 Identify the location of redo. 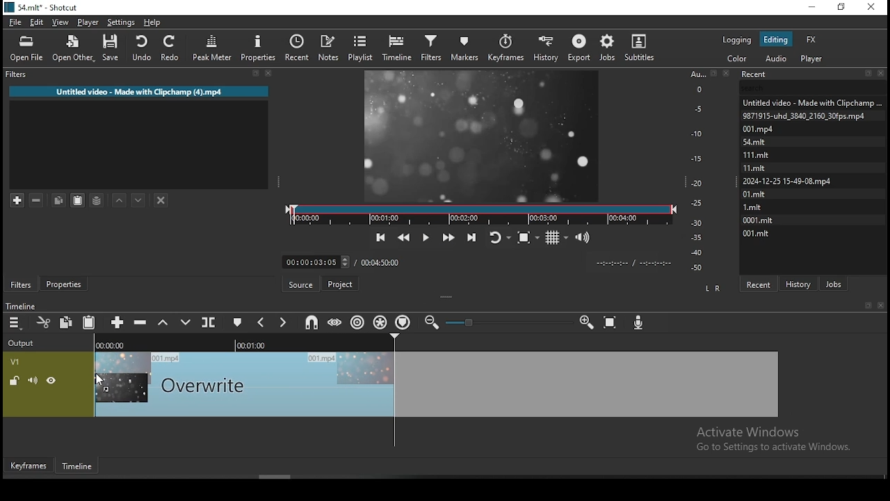
(172, 48).